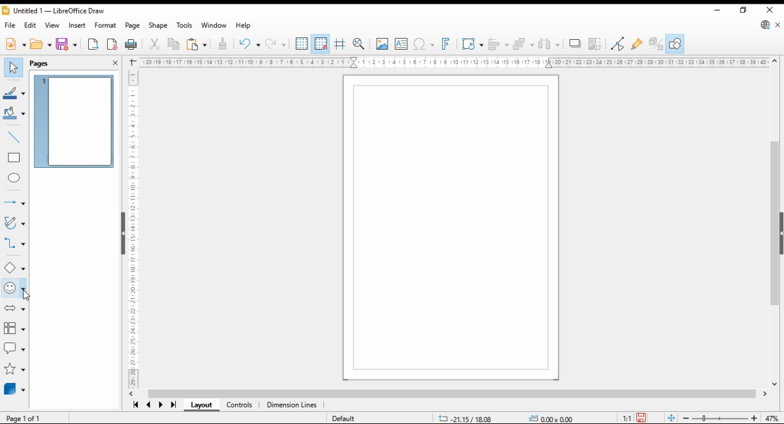 This screenshot has height=424, width=784. What do you see at coordinates (769, 10) in the screenshot?
I see `close window` at bounding box center [769, 10].